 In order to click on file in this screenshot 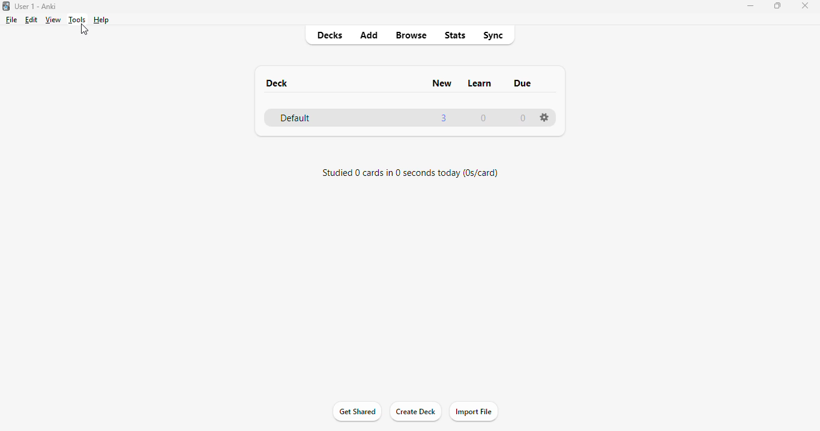, I will do `click(12, 20)`.